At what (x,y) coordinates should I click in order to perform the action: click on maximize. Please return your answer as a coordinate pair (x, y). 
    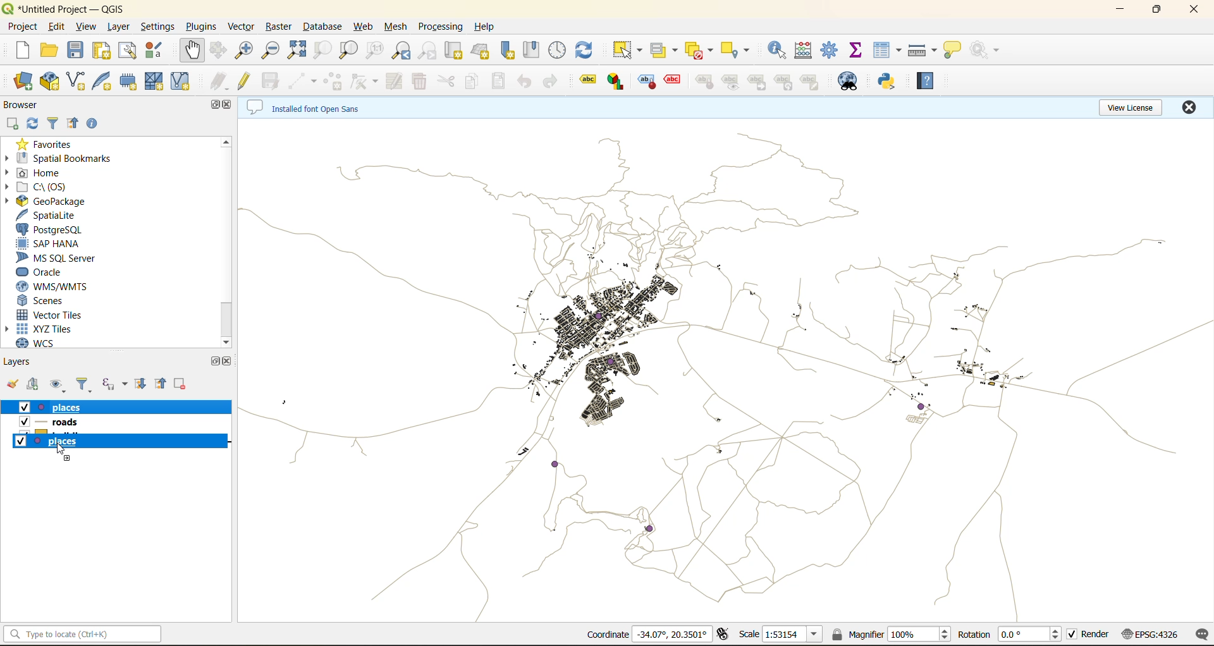
    Looking at the image, I should click on (211, 106).